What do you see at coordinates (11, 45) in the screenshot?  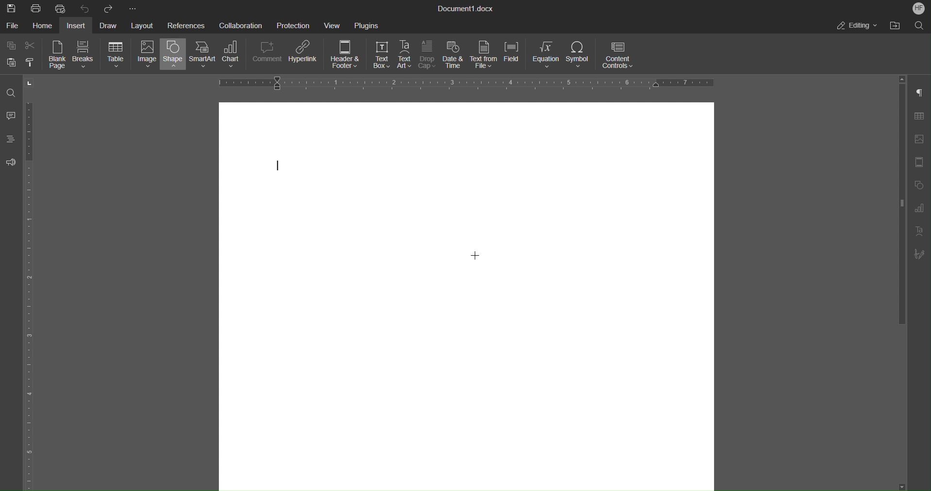 I see `Copy` at bounding box center [11, 45].